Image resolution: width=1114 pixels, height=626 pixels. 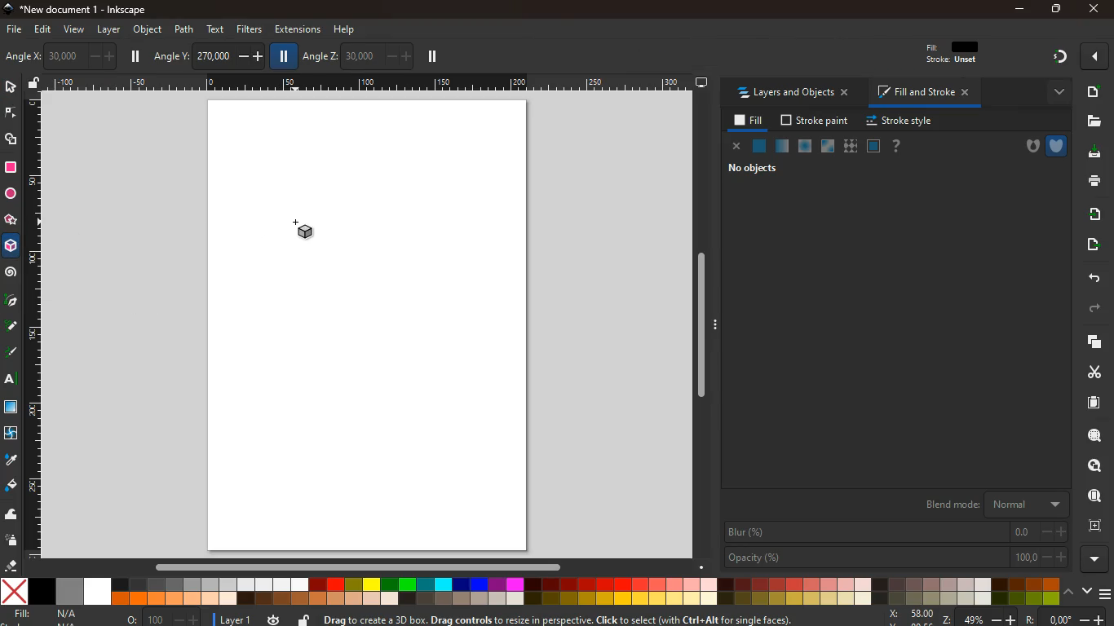 What do you see at coordinates (11, 433) in the screenshot?
I see `twist` at bounding box center [11, 433].